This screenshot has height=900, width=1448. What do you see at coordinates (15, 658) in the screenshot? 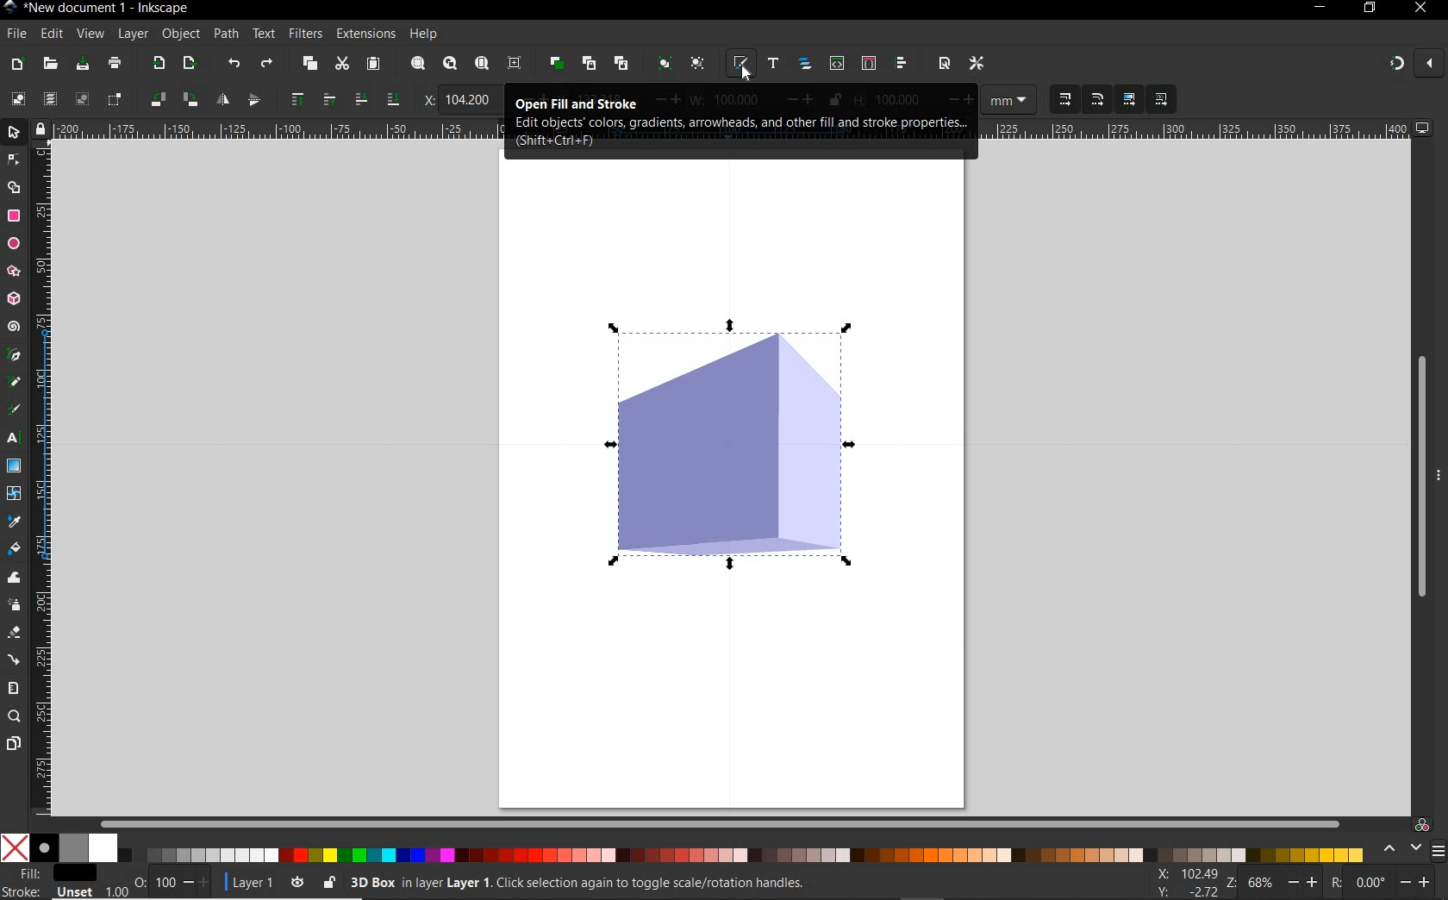
I see `CONNECTOR TOOL` at bounding box center [15, 658].